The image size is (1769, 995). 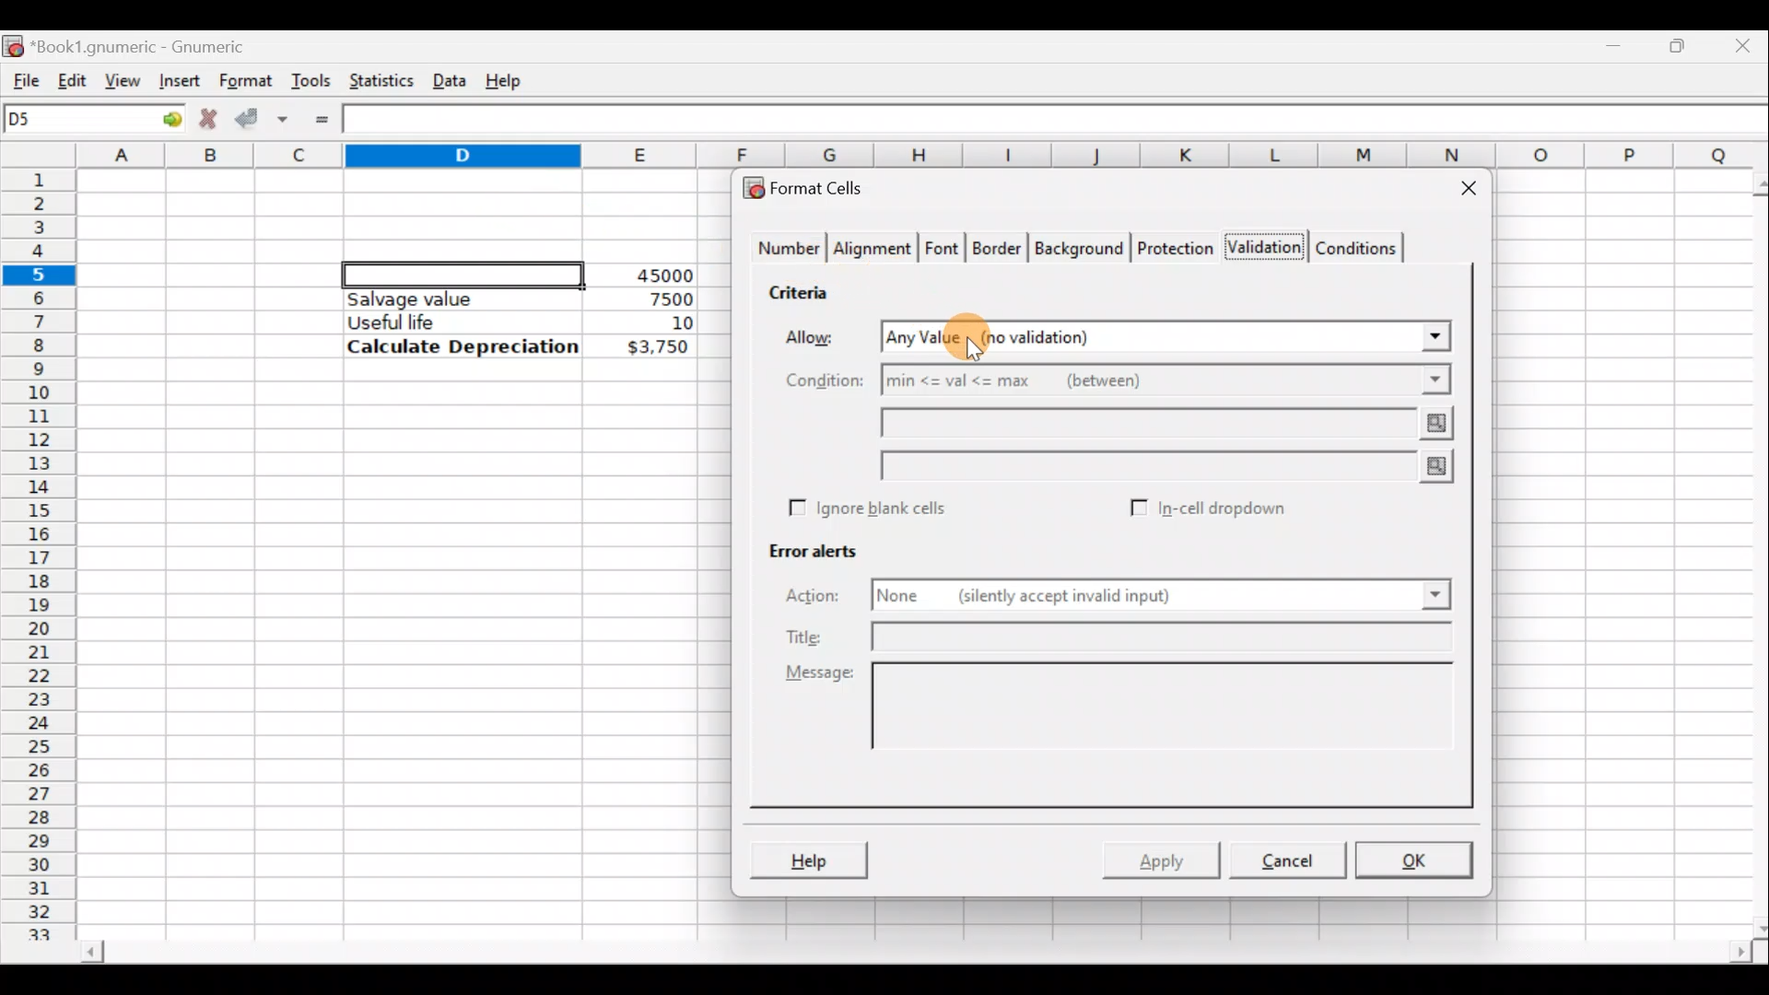 What do you see at coordinates (811, 865) in the screenshot?
I see `Help` at bounding box center [811, 865].